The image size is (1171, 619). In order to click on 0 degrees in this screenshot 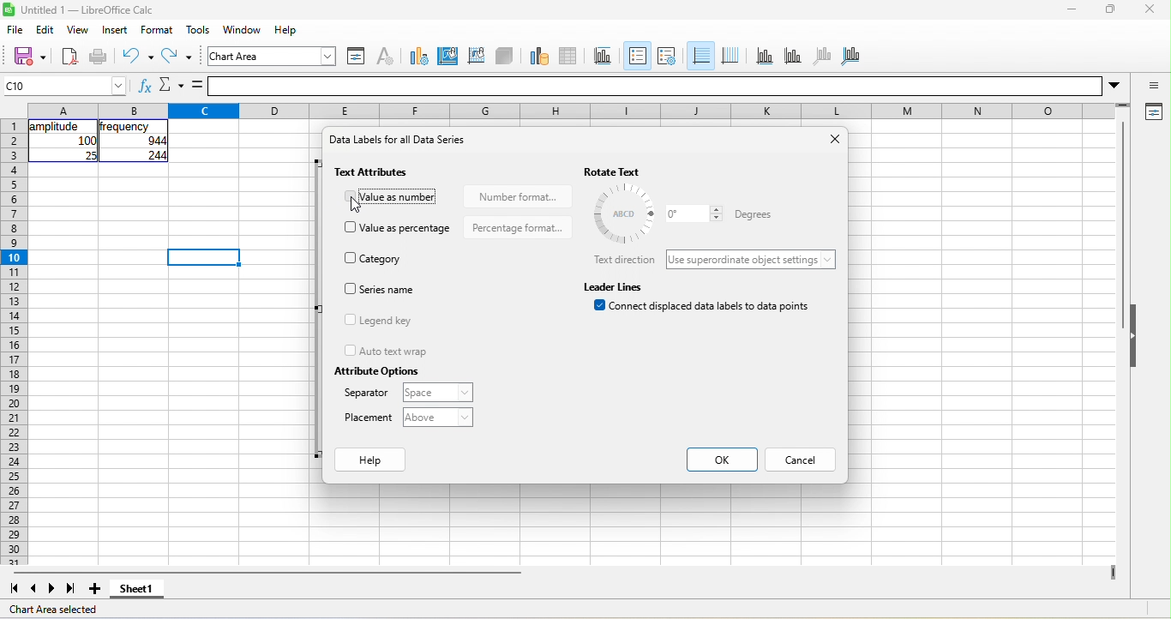, I will do `click(694, 213)`.